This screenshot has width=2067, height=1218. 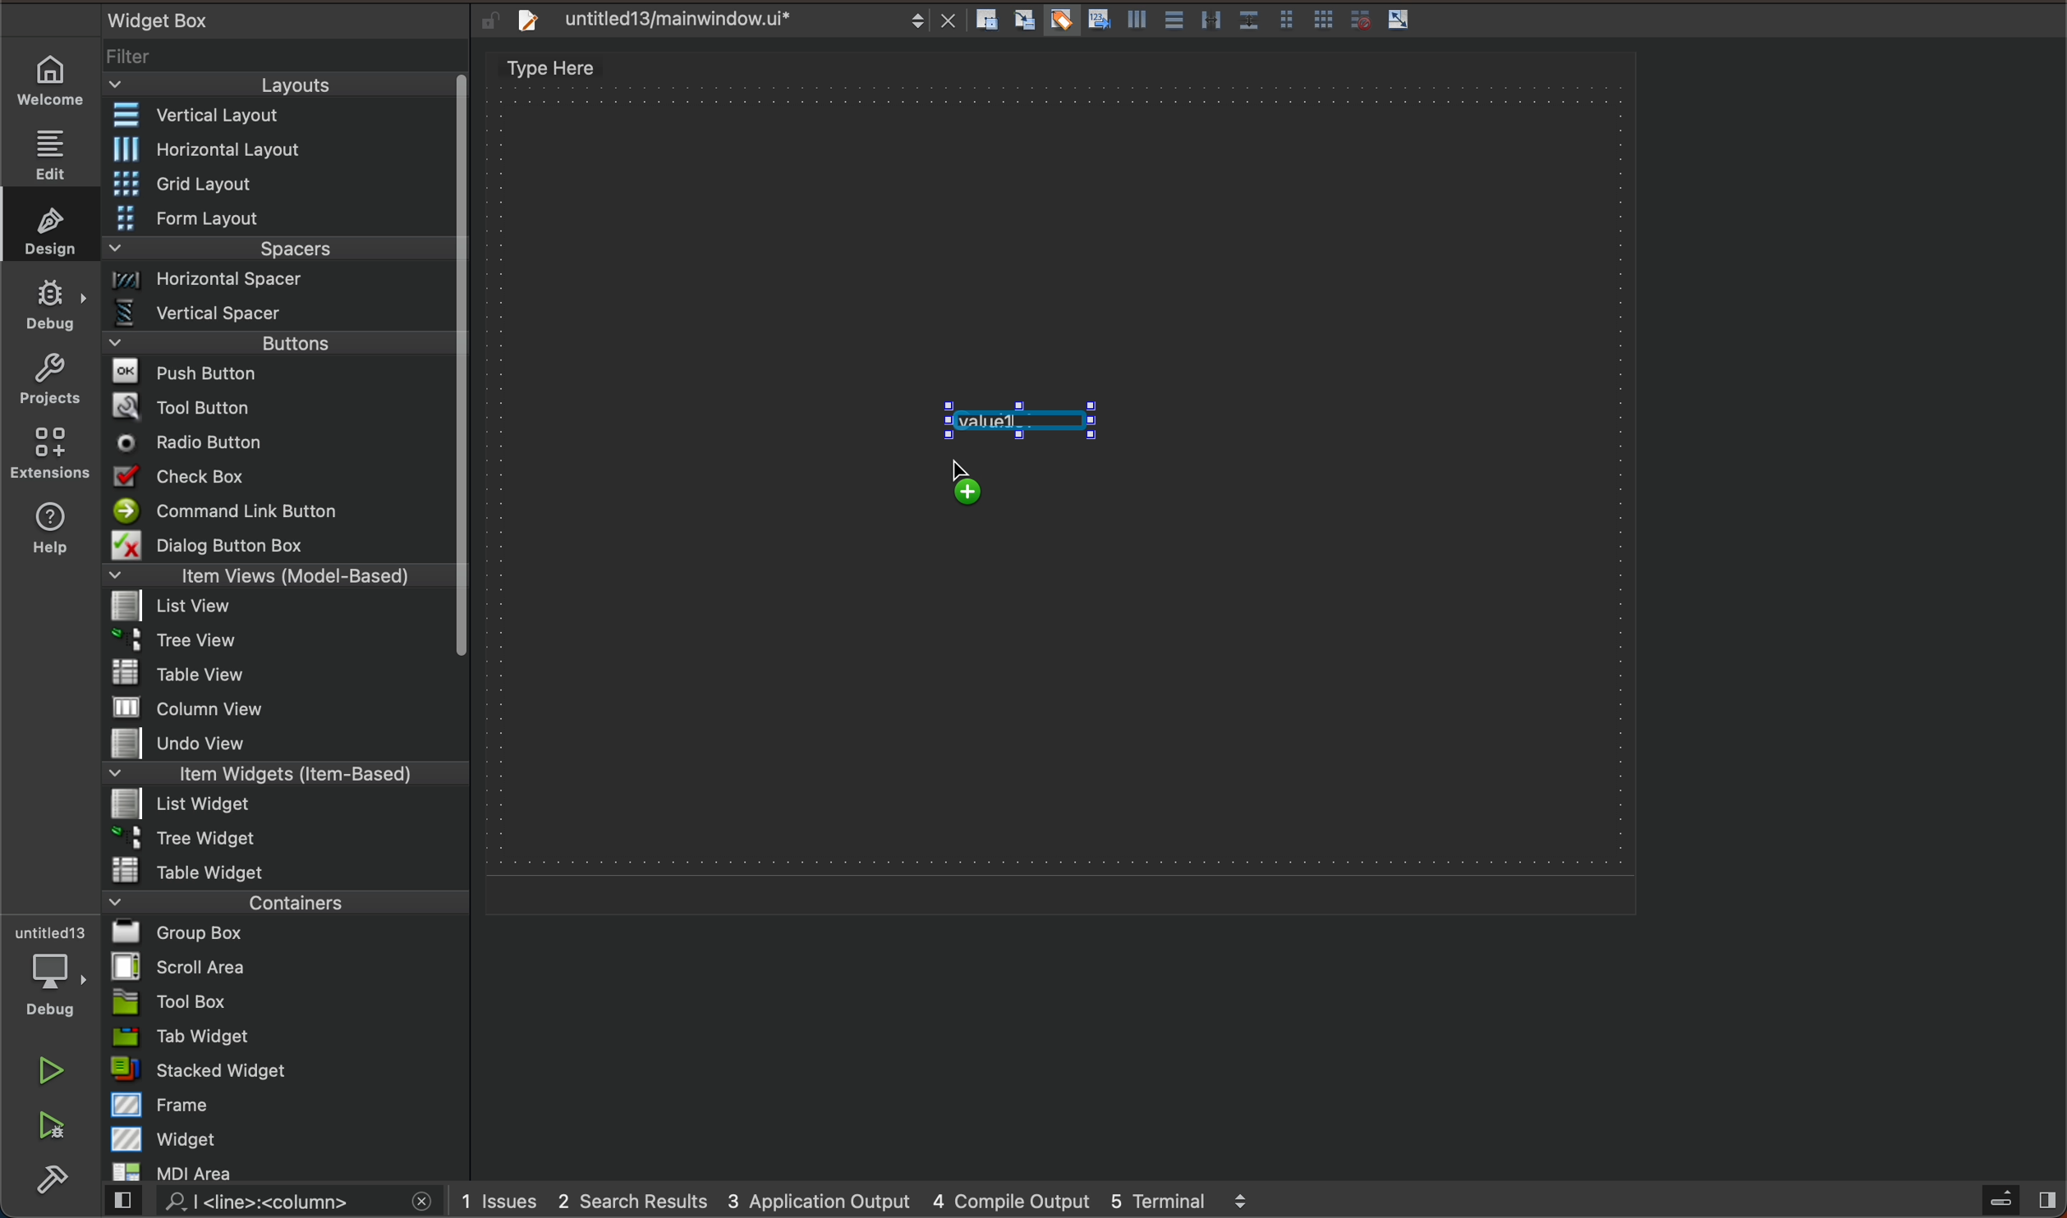 What do you see at coordinates (287, 932) in the screenshot?
I see `group box` at bounding box center [287, 932].